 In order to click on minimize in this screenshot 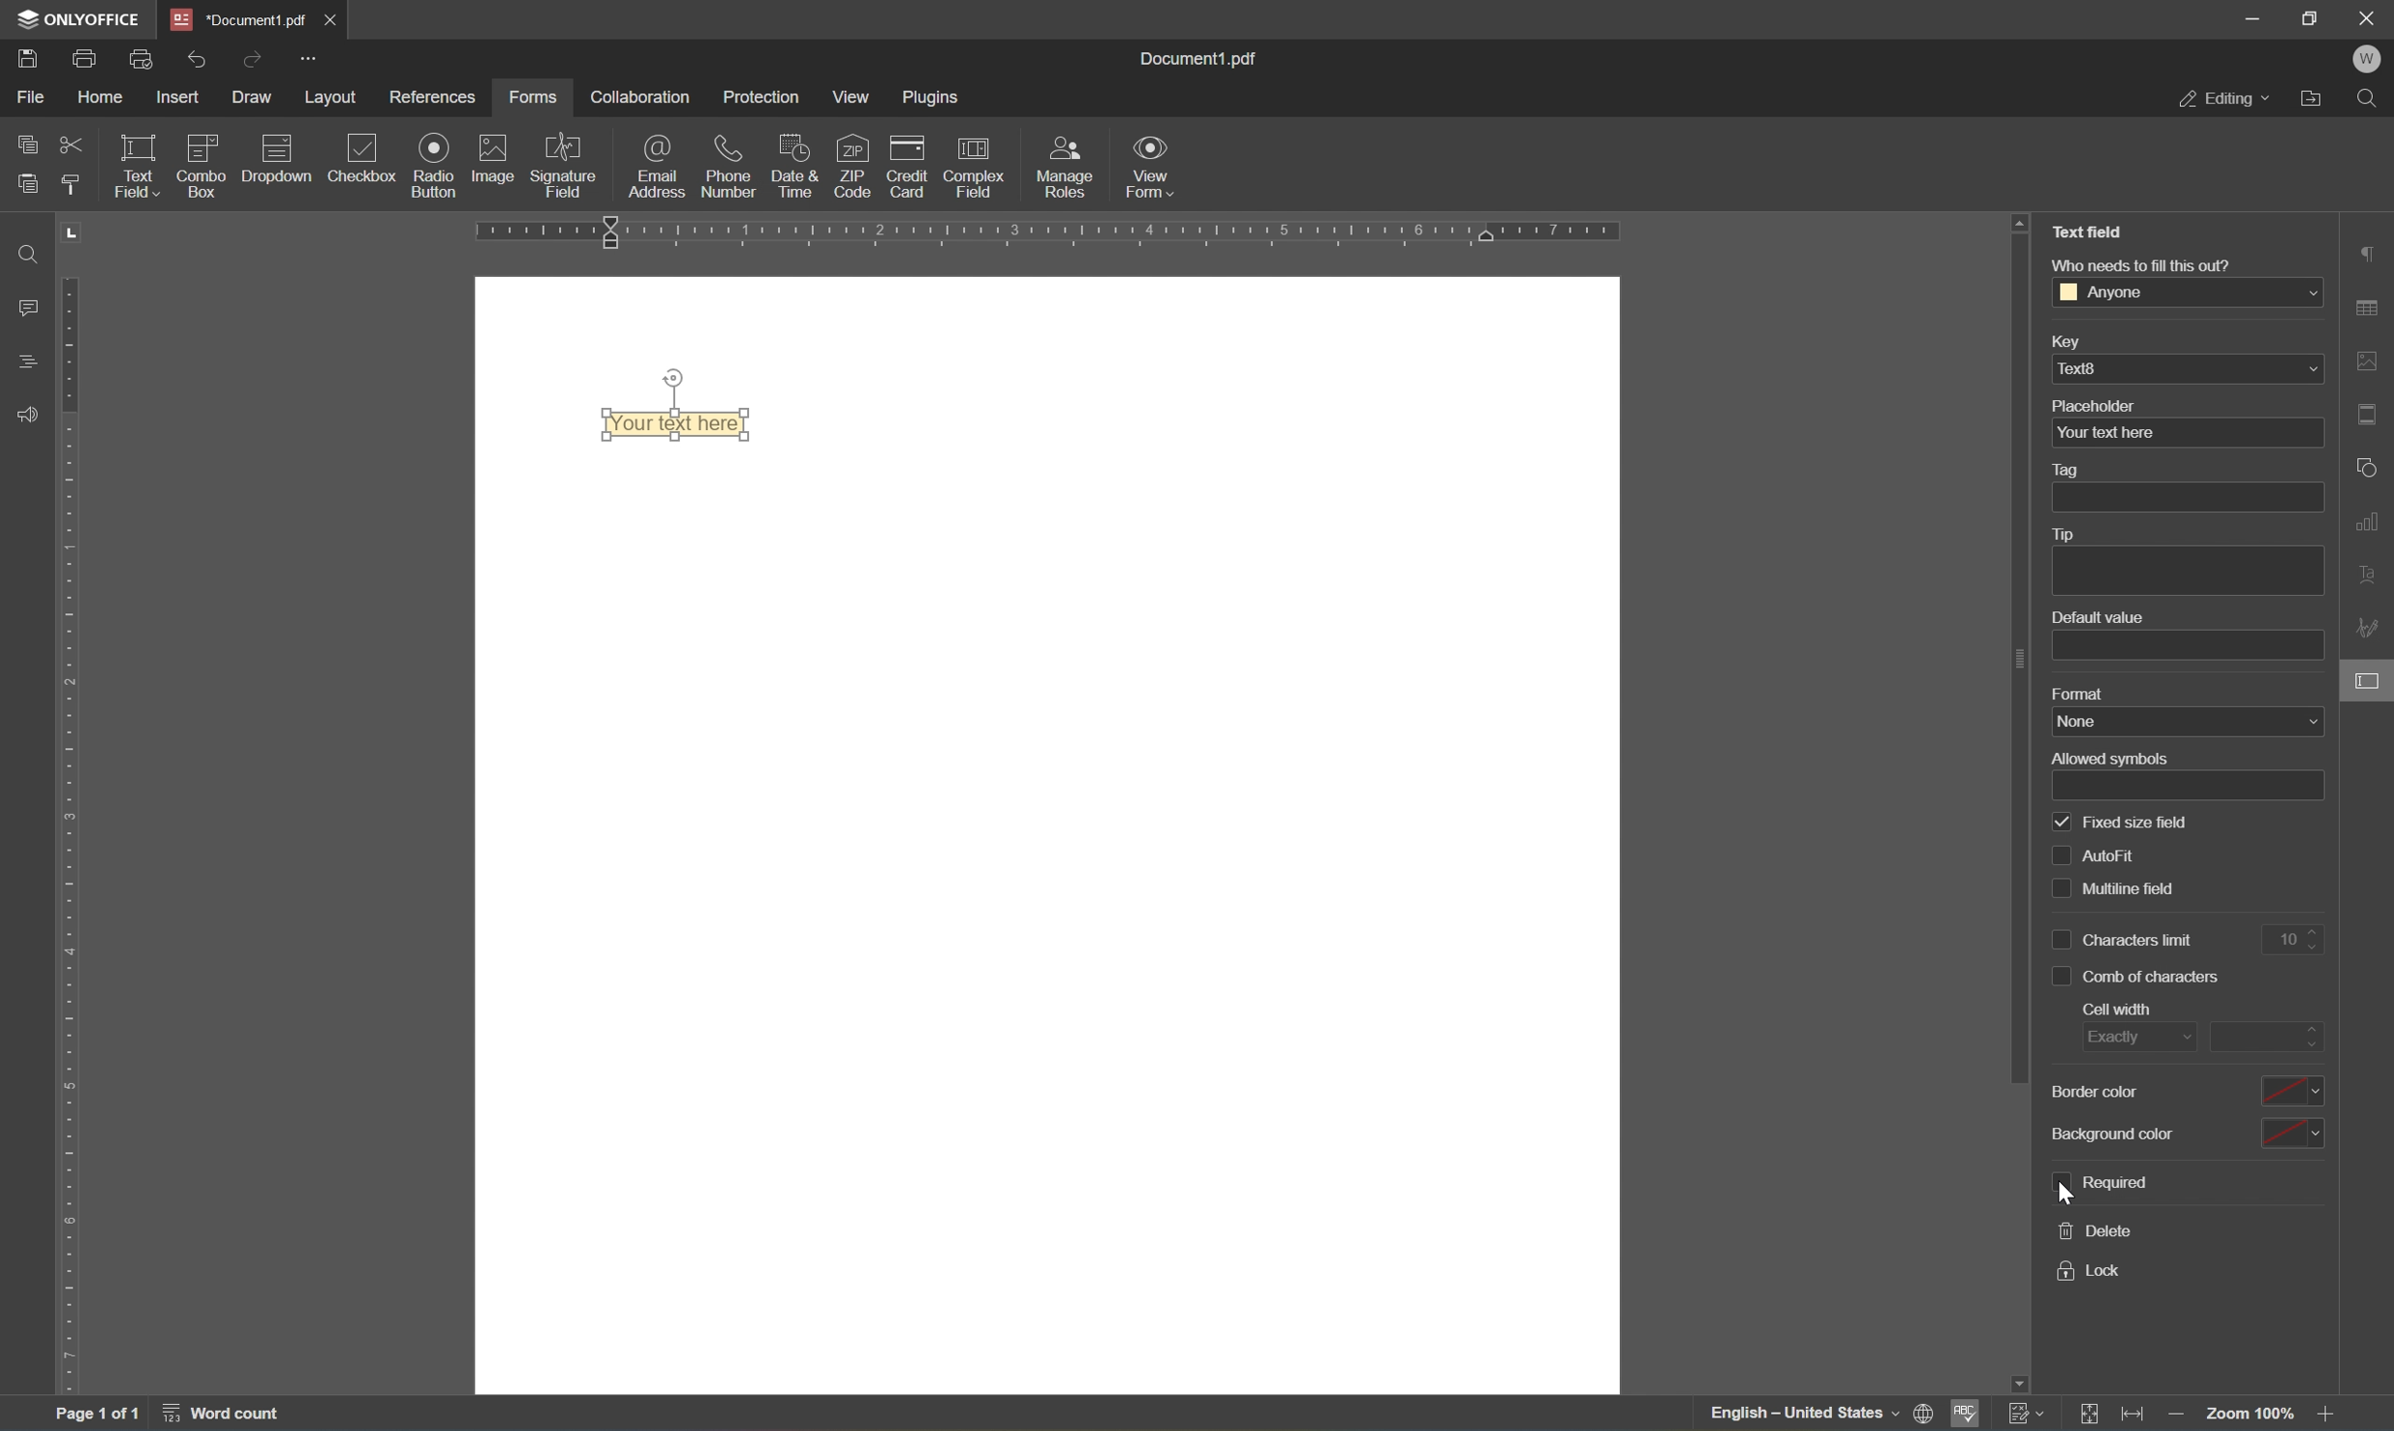, I will do `click(2254, 14)`.